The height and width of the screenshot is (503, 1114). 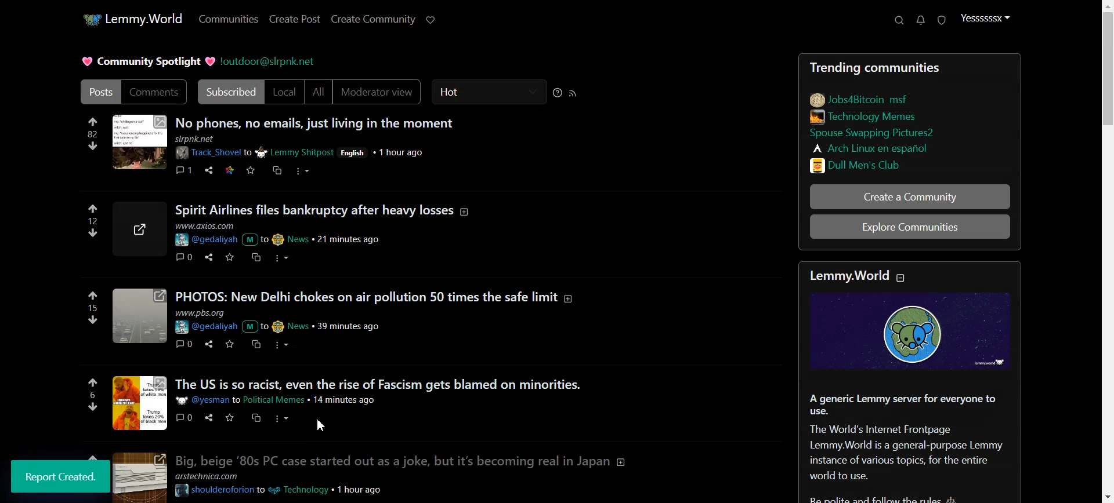 I want to click on Support Limmy, so click(x=431, y=20).